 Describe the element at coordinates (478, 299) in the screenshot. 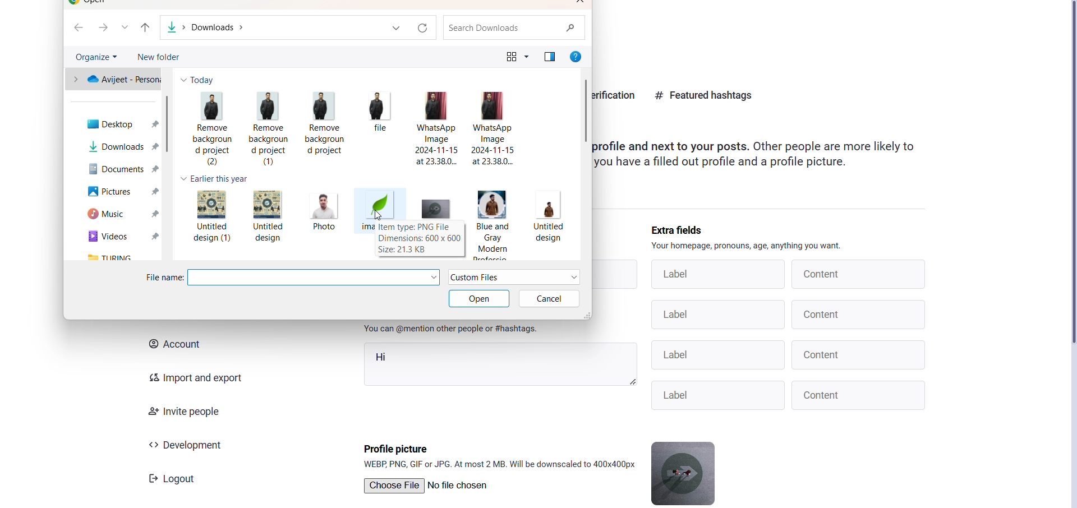

I see `open` at that location.